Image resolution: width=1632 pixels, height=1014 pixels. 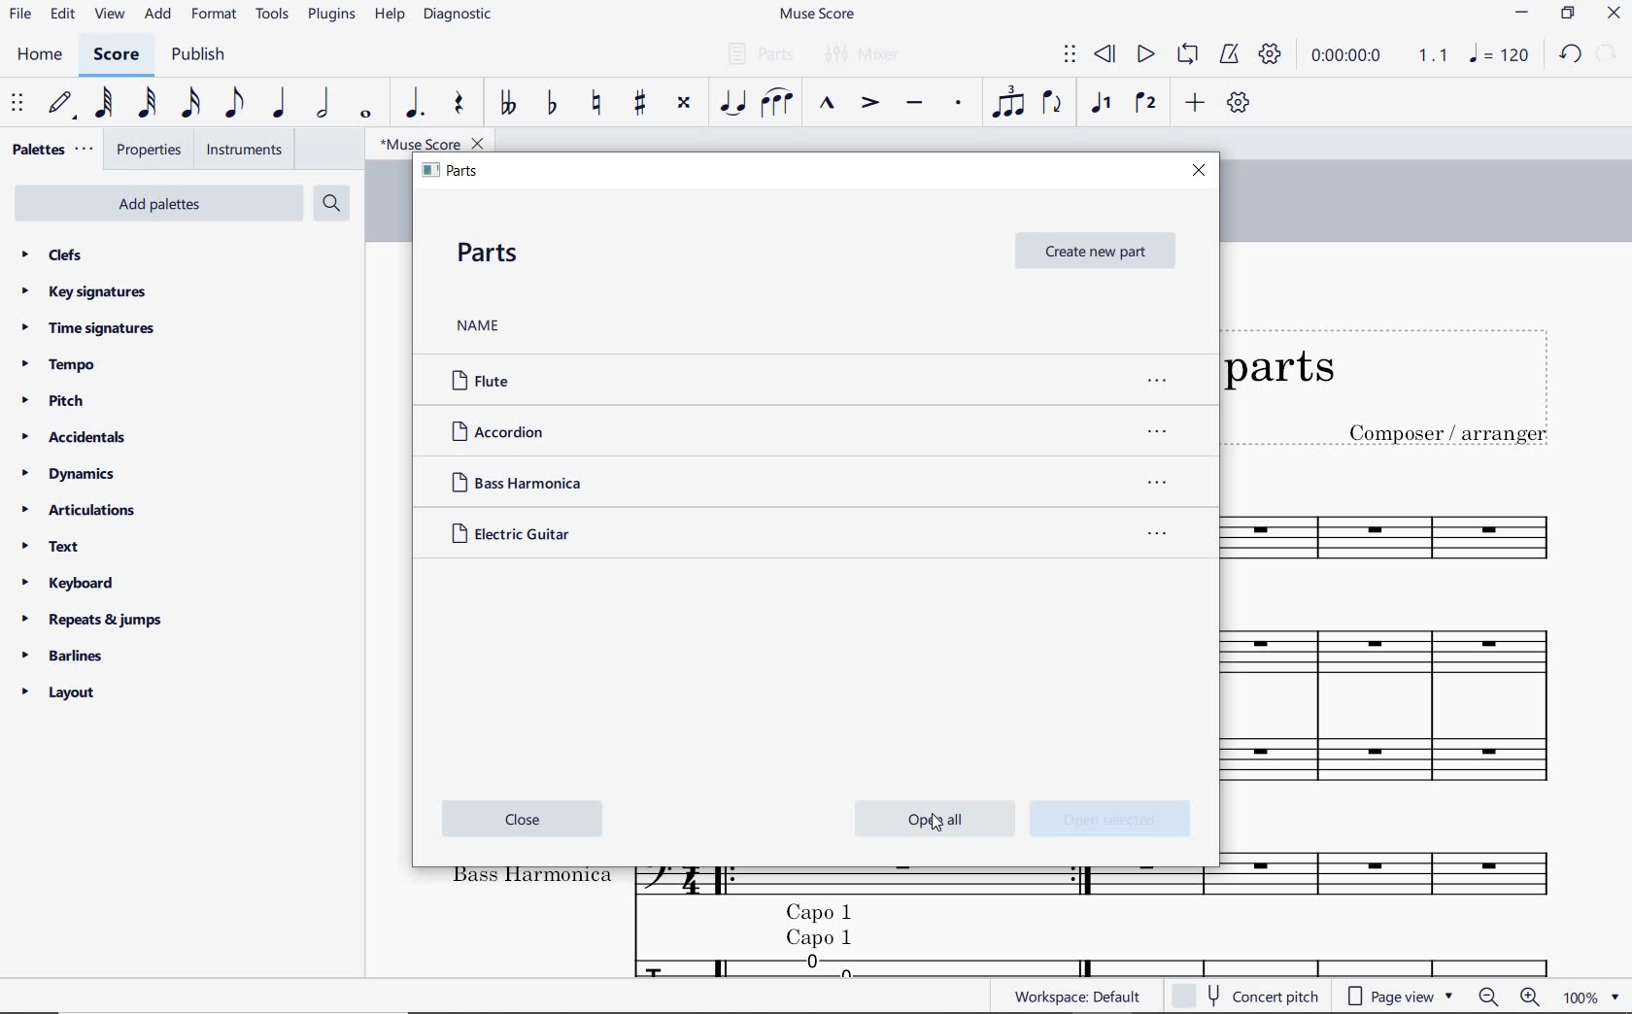 I want to click on , so click(x=1402, y=876).